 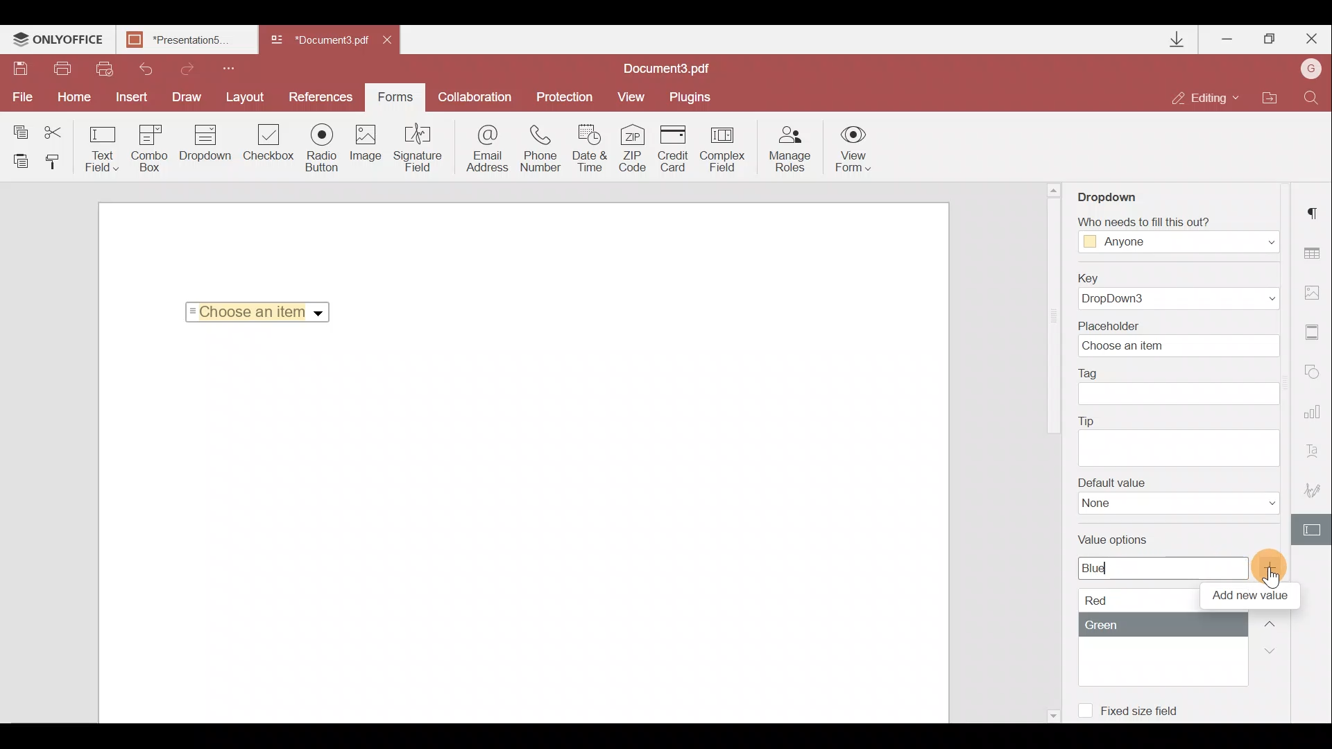 I want to click on Fill Access, so click(x=1175, y=235).